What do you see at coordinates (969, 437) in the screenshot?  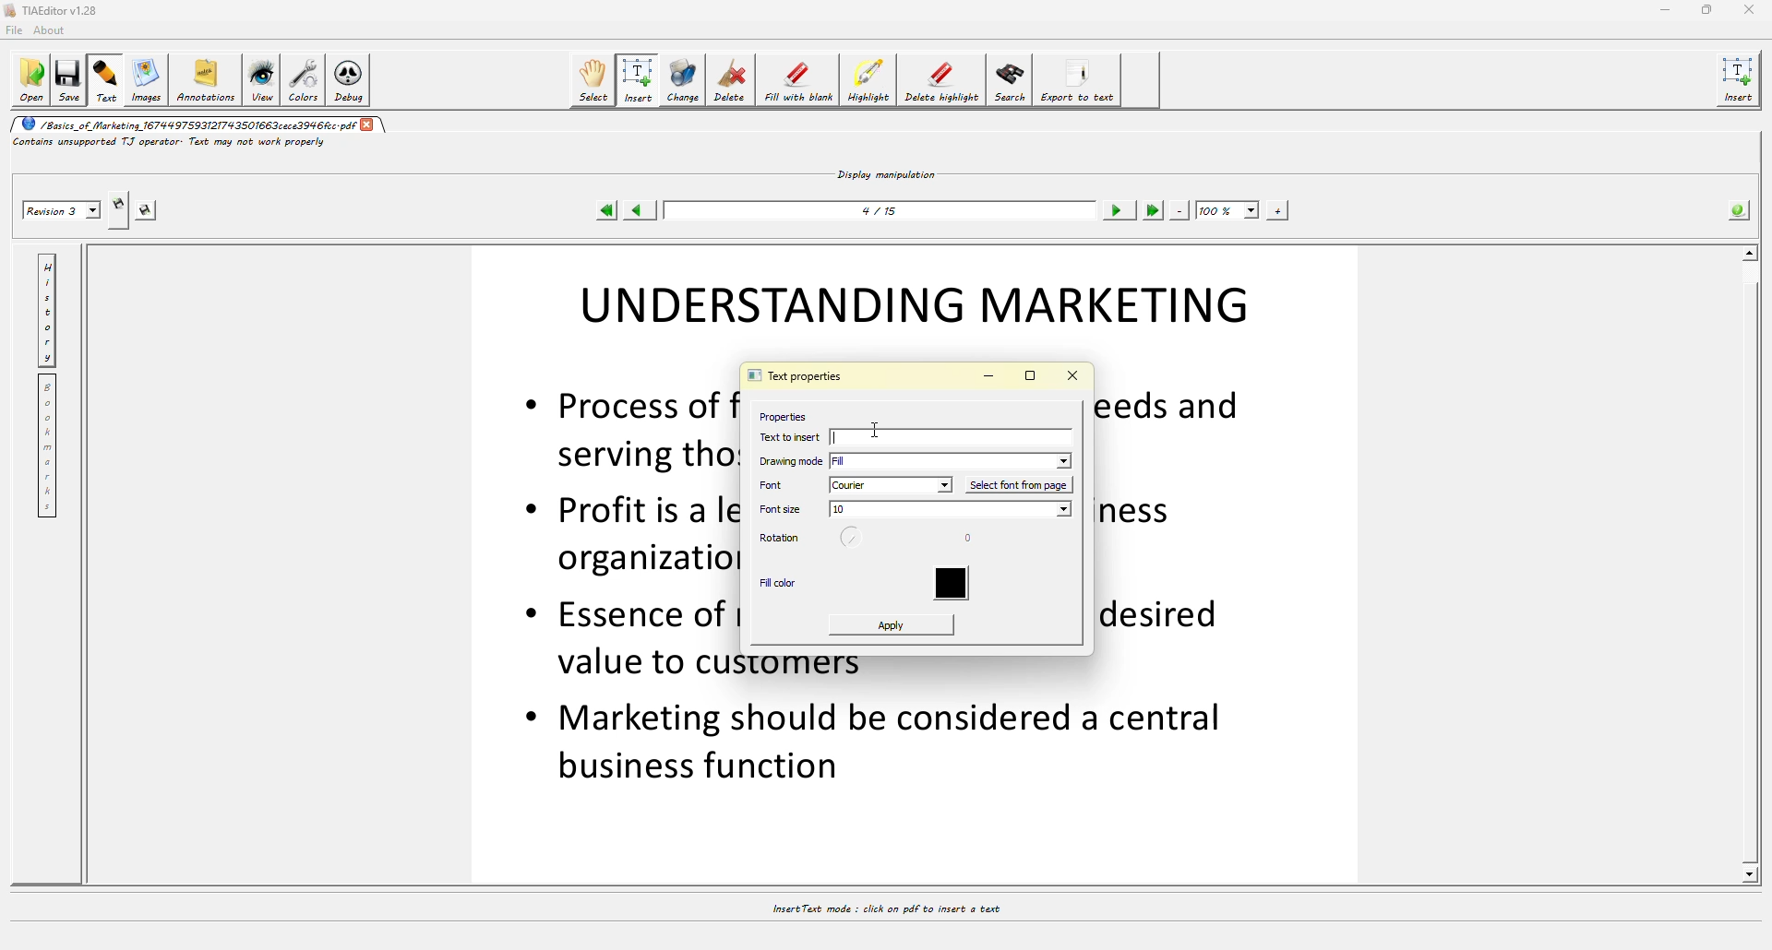 I see `text to insert` at bounding box center [969, 437].